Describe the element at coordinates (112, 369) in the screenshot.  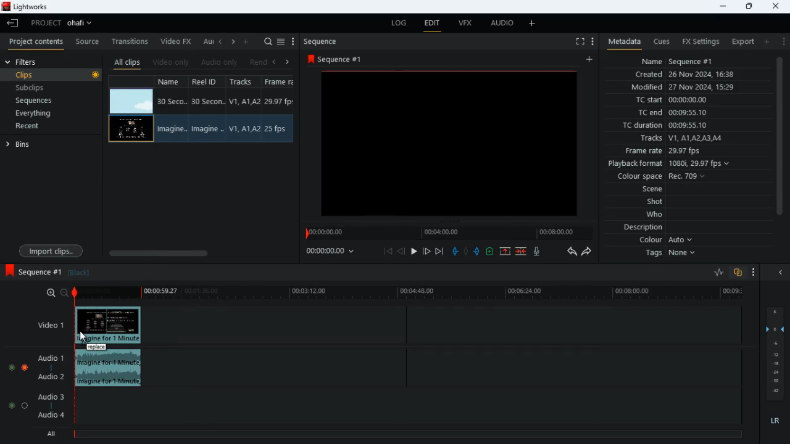
I see `audio` at that location.